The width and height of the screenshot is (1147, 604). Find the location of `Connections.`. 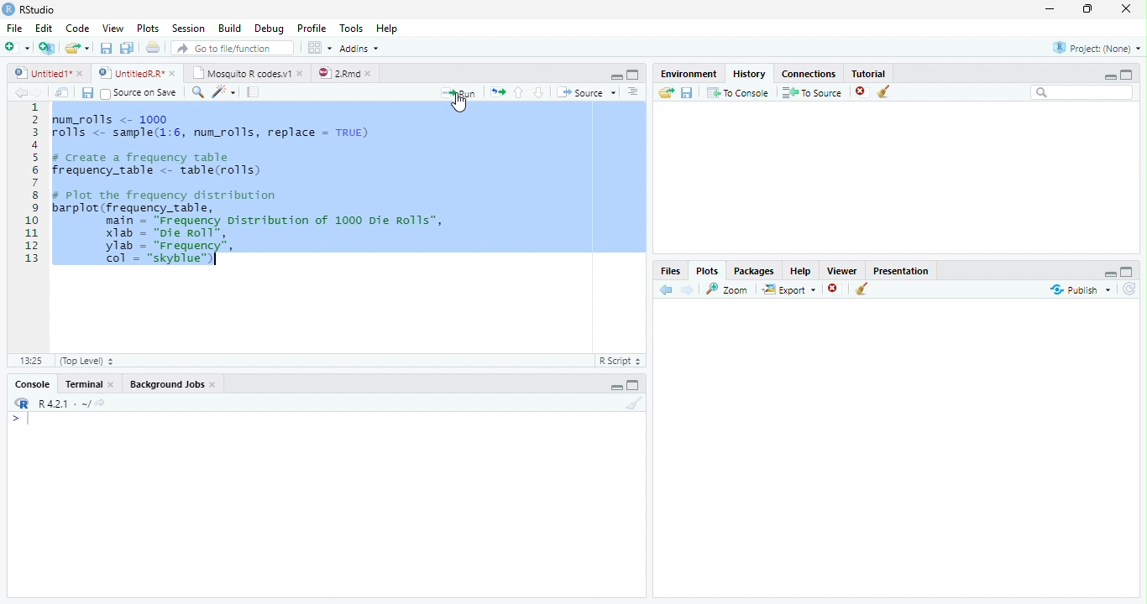

Connections. is located at coordinates (809, 73).